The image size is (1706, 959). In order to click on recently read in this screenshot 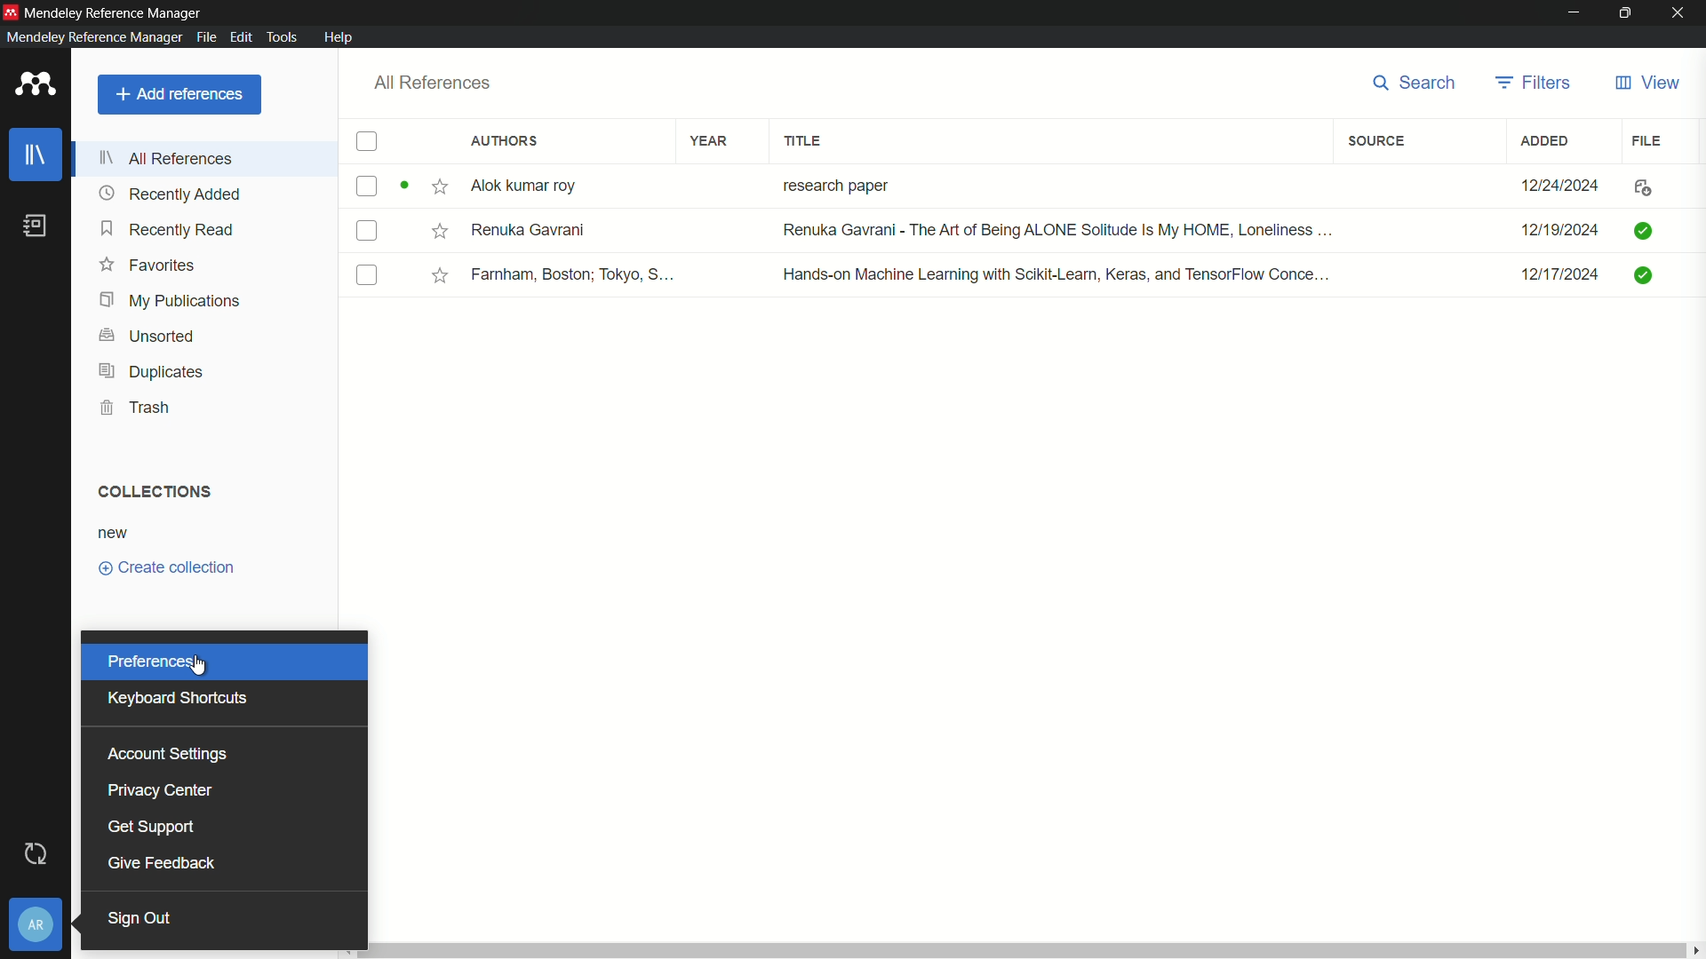, I will do `click(171, 230)`.